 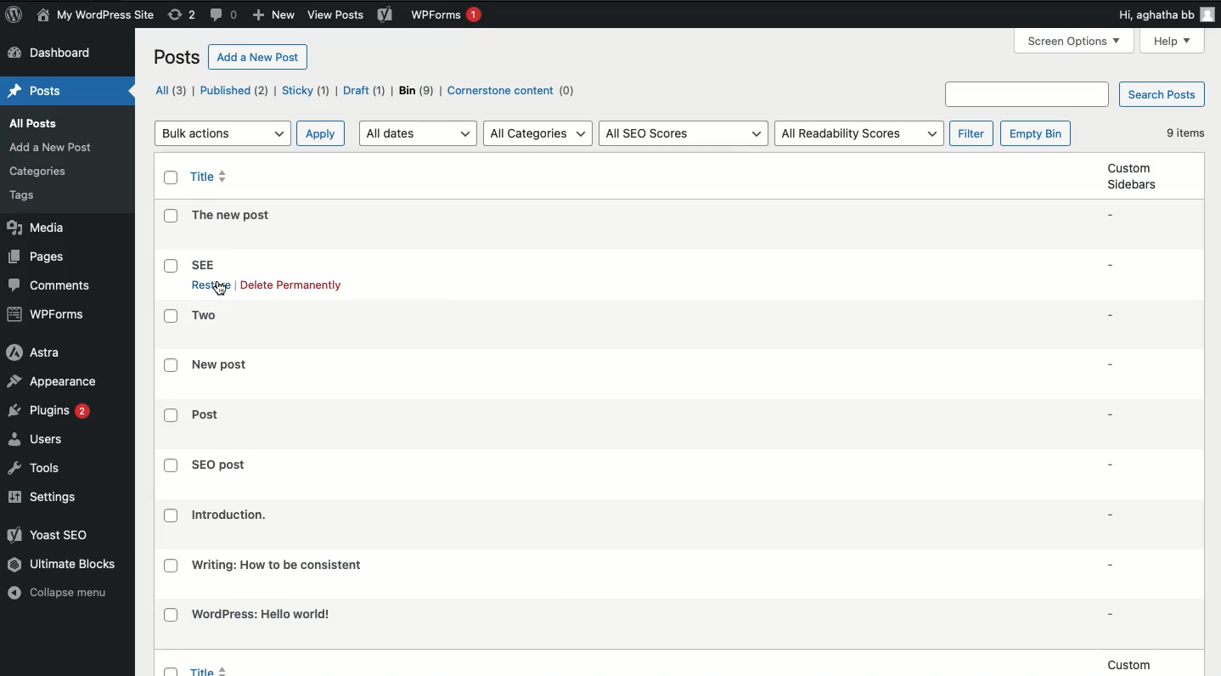 What do you see at coordinates (203, 263) in the screenshot?
I see `Title` at bounding box center [203, 263].